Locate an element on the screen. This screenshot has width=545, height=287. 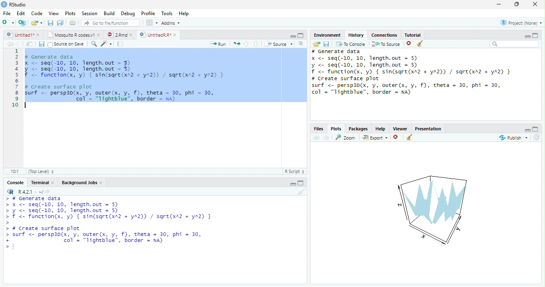
Clear all history entries is located at coordinates (420, 43).